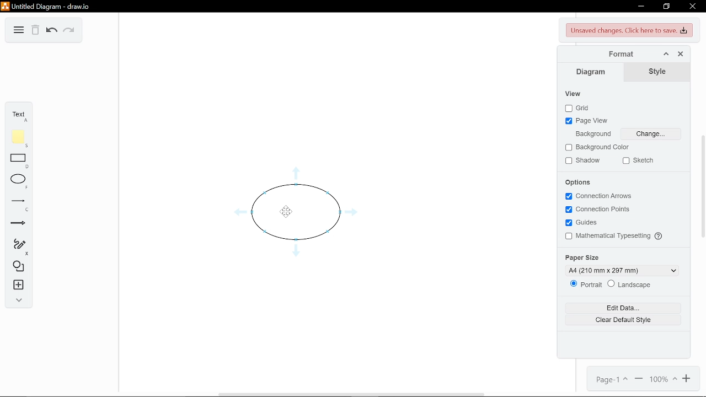  I want to click on Current paper size, so click(623, 271).